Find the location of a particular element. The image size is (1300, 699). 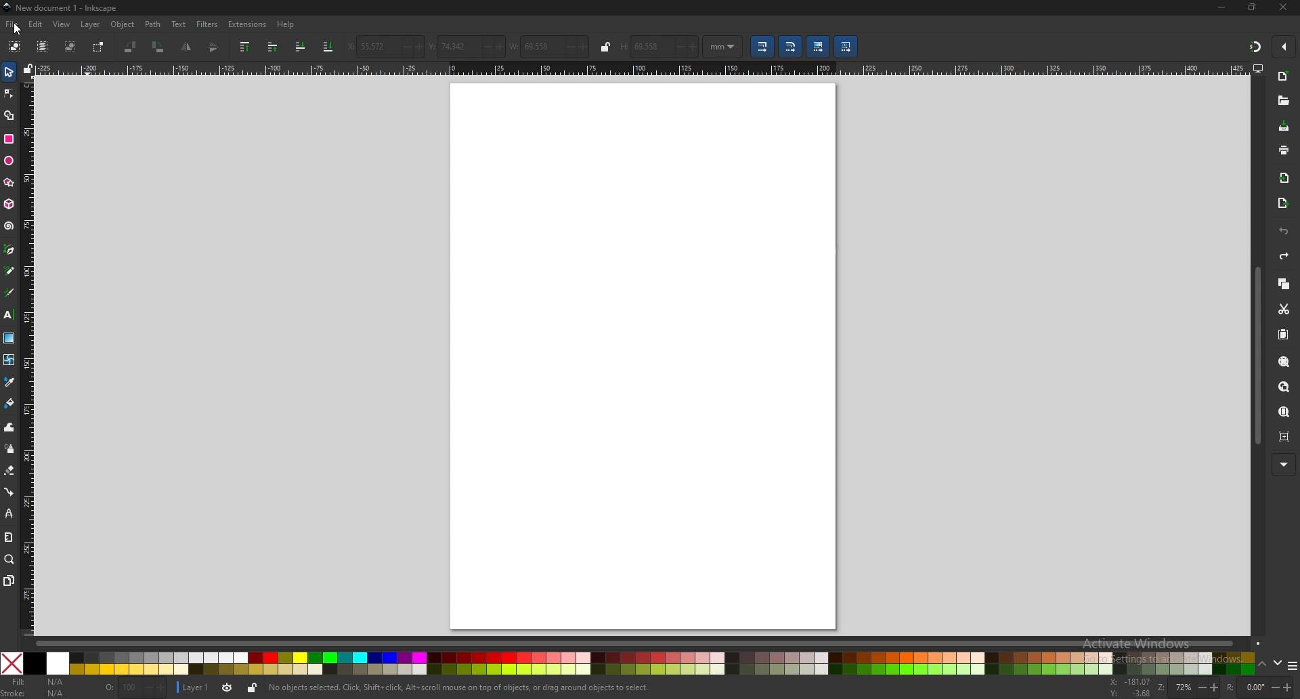

undo is located at coordinates (1284, 231).